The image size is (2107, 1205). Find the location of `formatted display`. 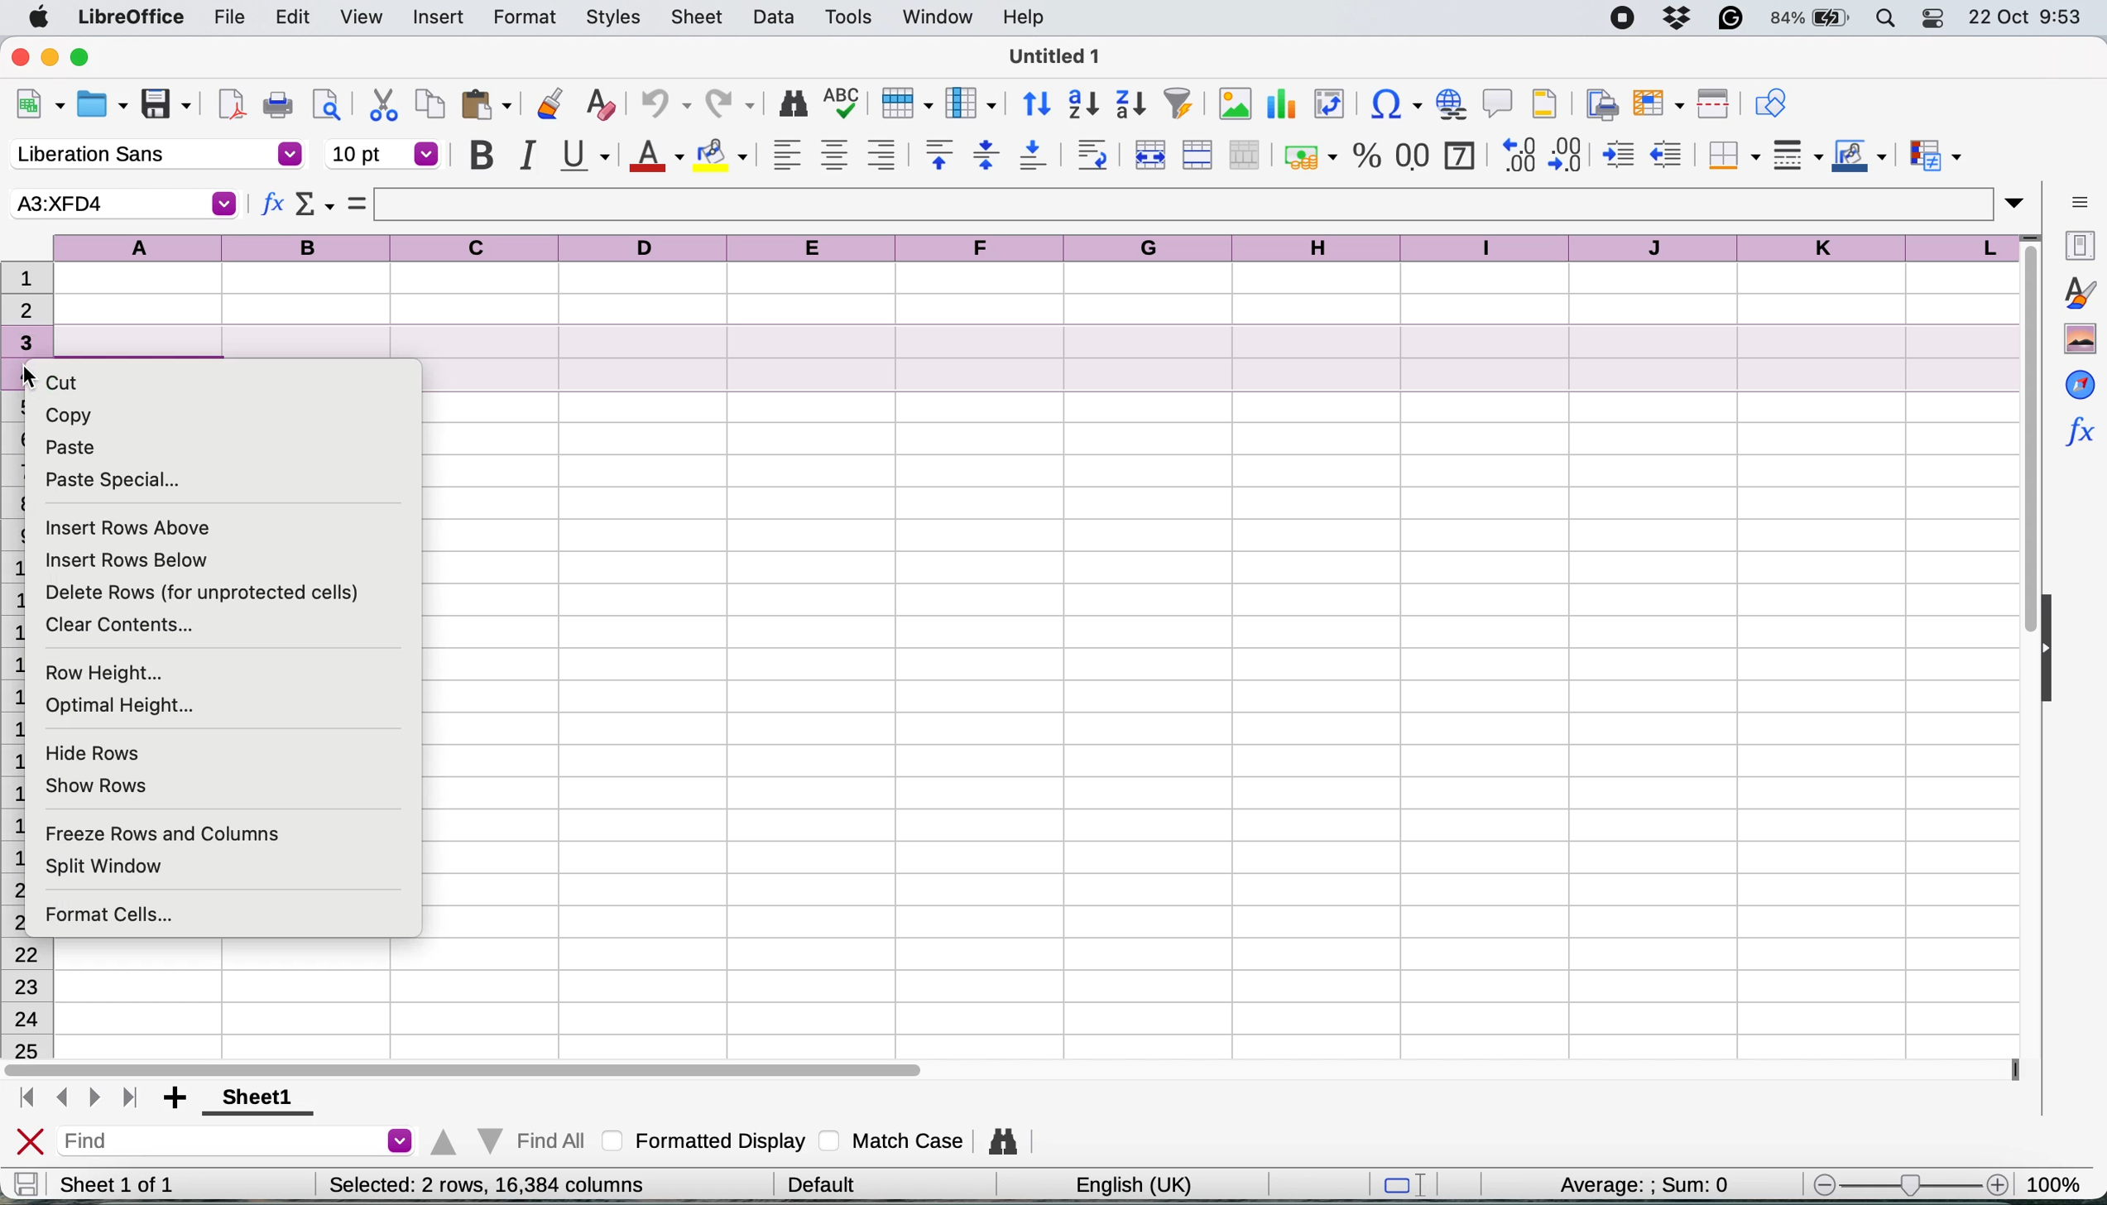

formatted display is located at coordinates (708, 1138).